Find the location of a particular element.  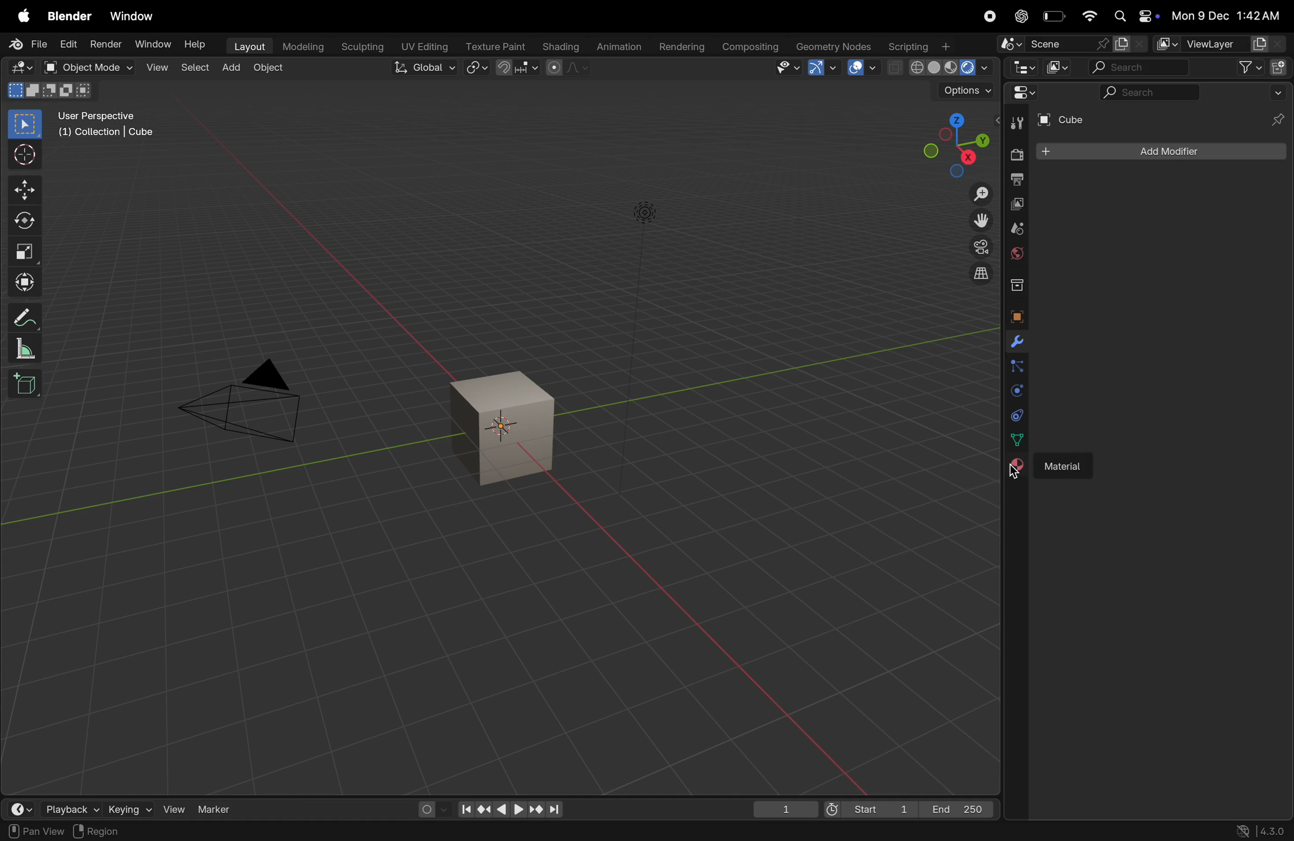

animation is located at coordinates (618, 48).